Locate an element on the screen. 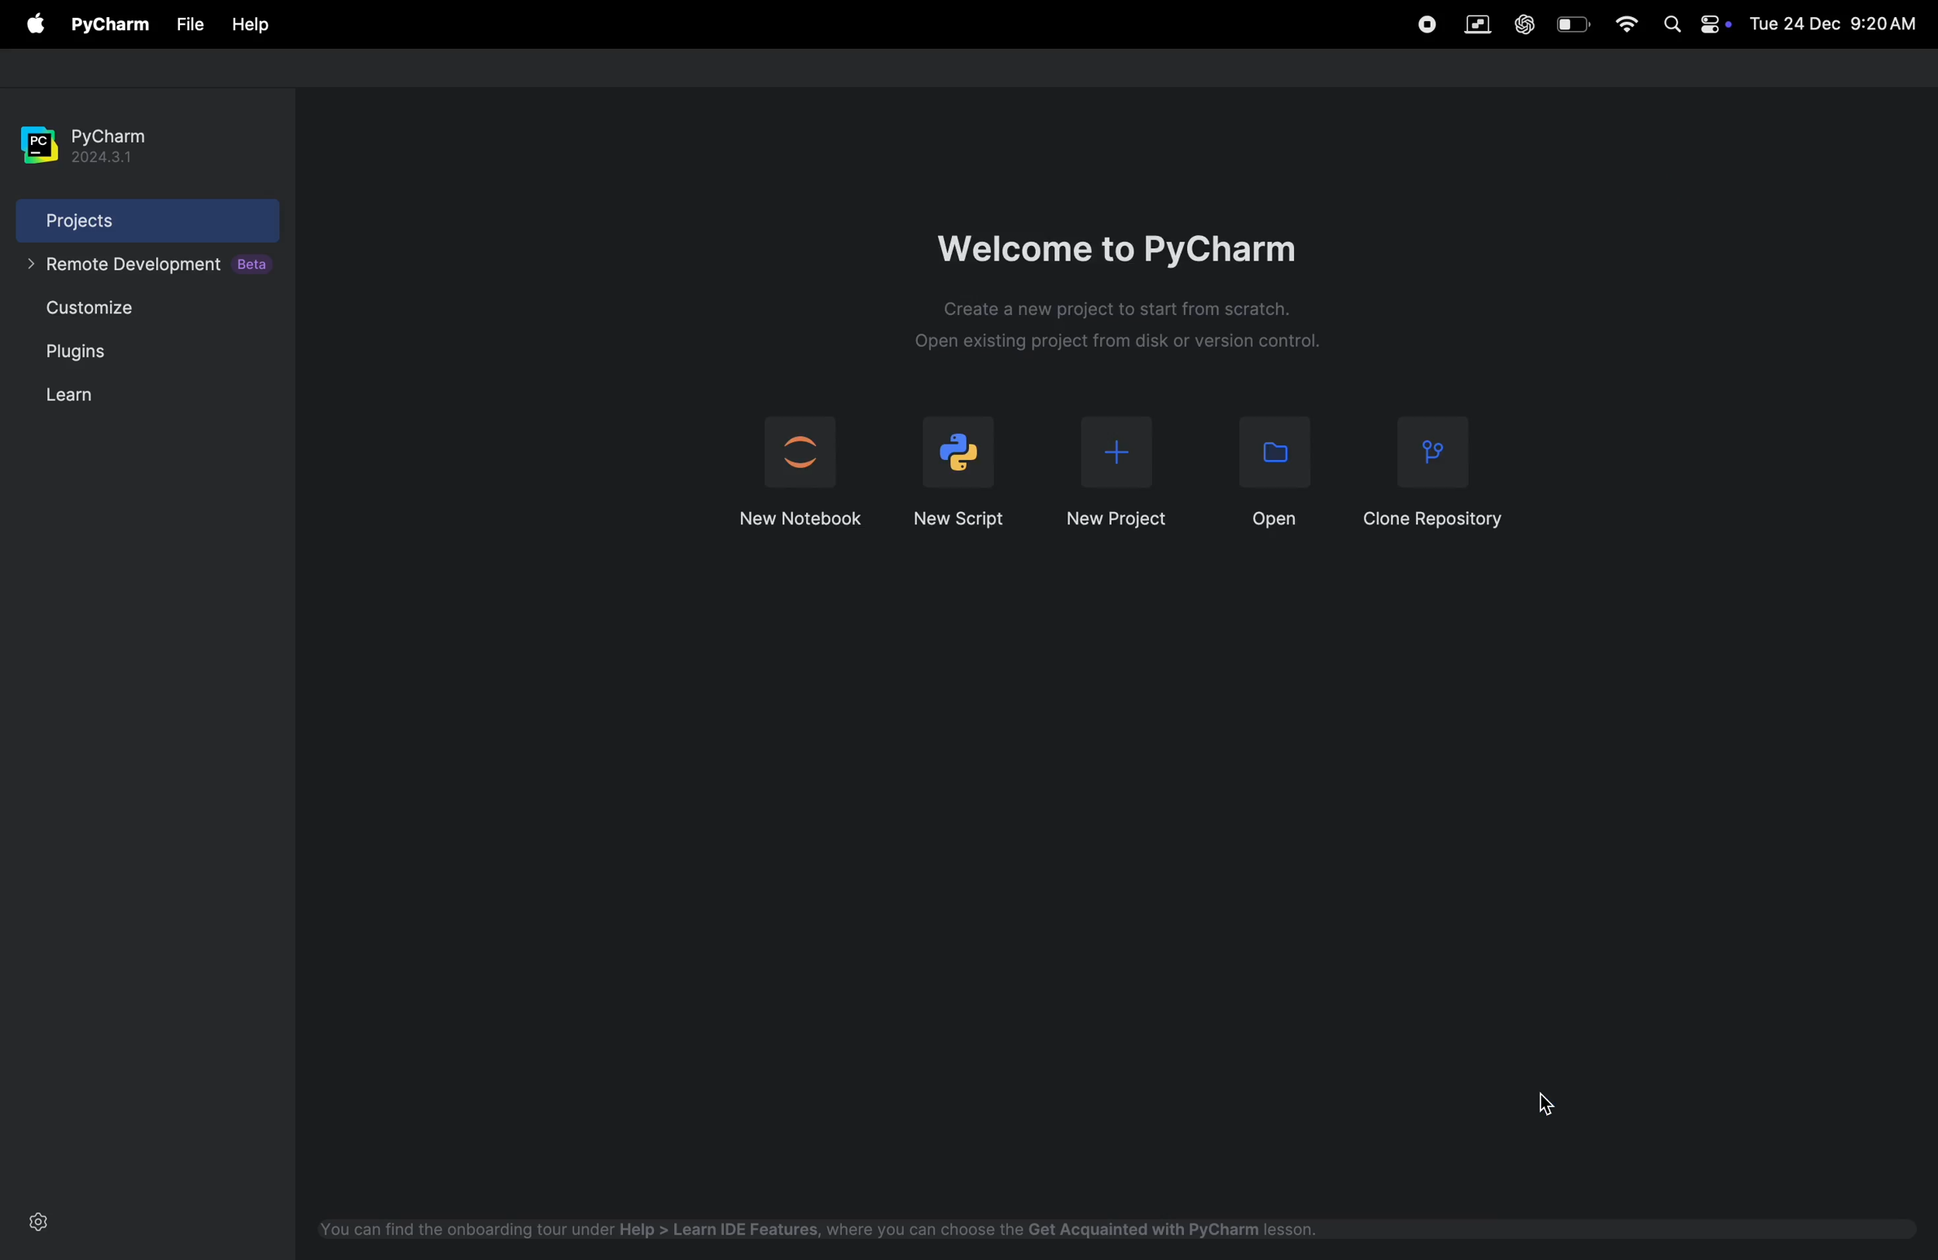  jupyter  is located at coordinates (804, 475).